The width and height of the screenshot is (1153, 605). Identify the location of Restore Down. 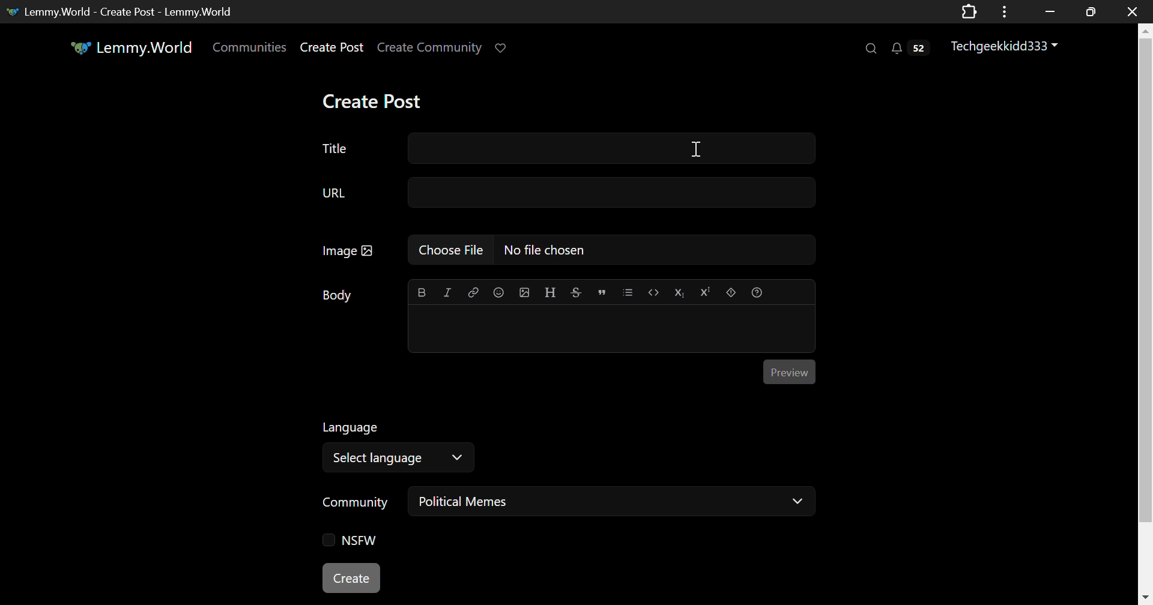
(1048, 11).